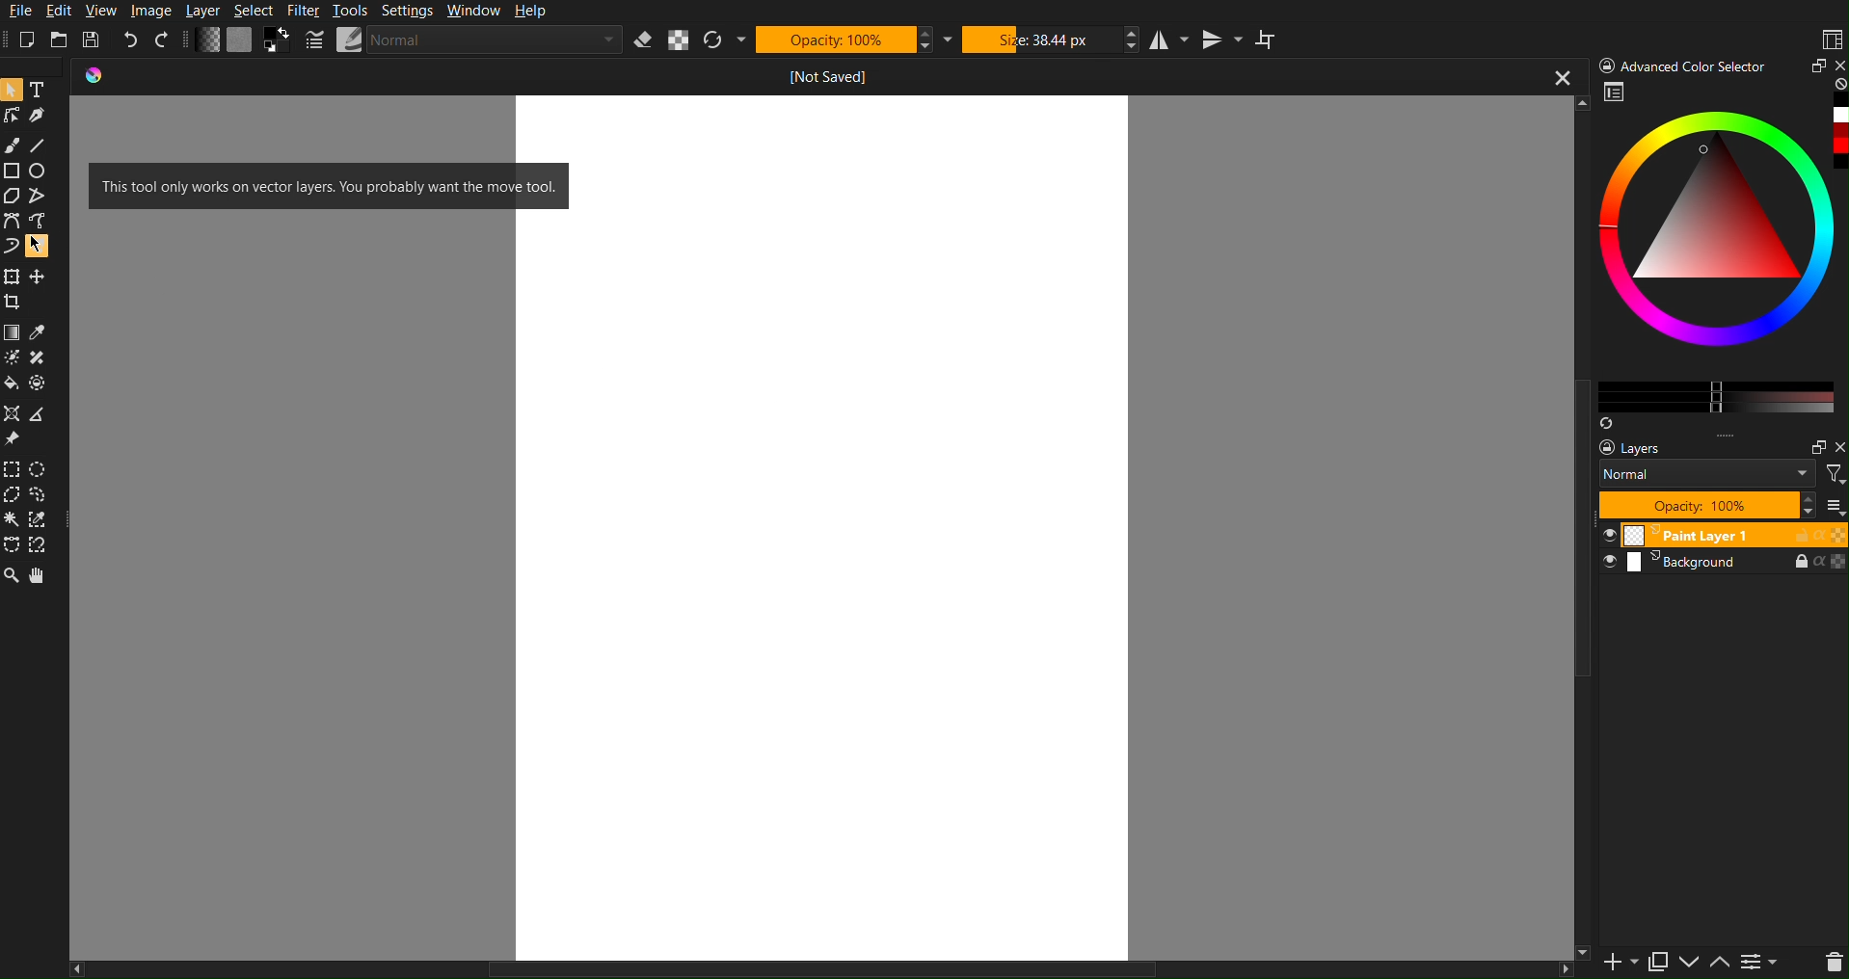 The height and width of the screenshot is (979, 1849). What do you see at coordinates (1811, 444) in the screenshot?
I see `minimize` at bounding box center [1811, 444].